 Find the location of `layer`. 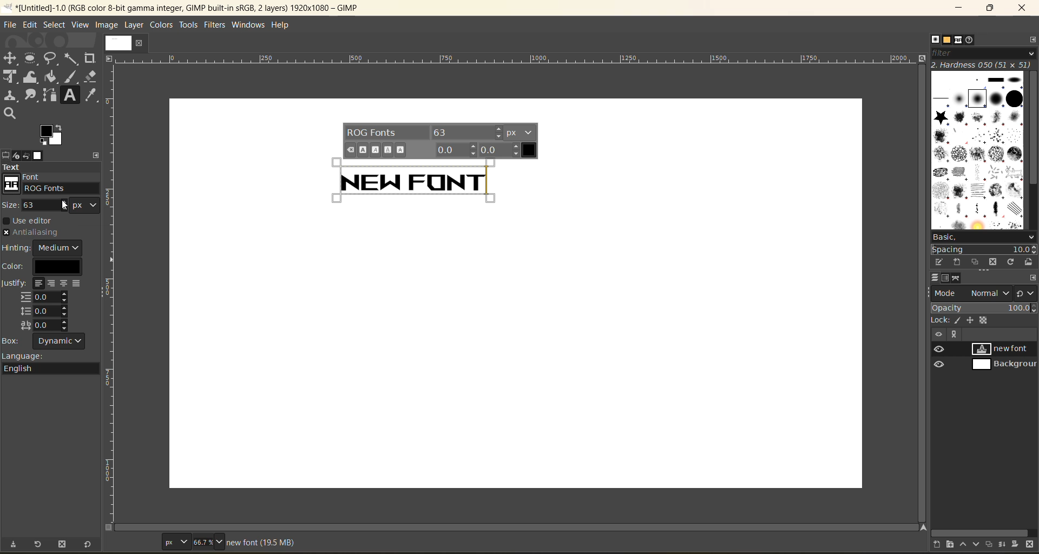

layer is located at coordinates (135, 25).